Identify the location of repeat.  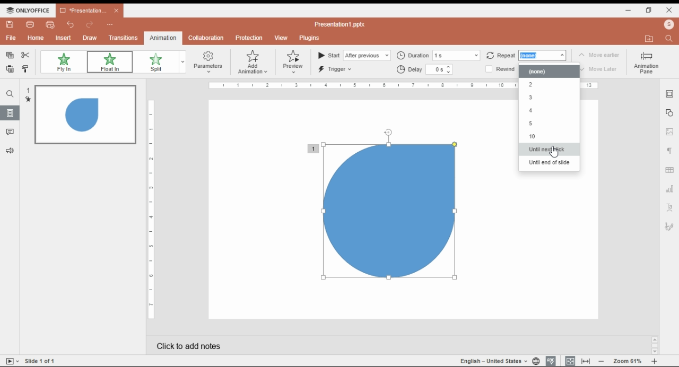
(528, 55).